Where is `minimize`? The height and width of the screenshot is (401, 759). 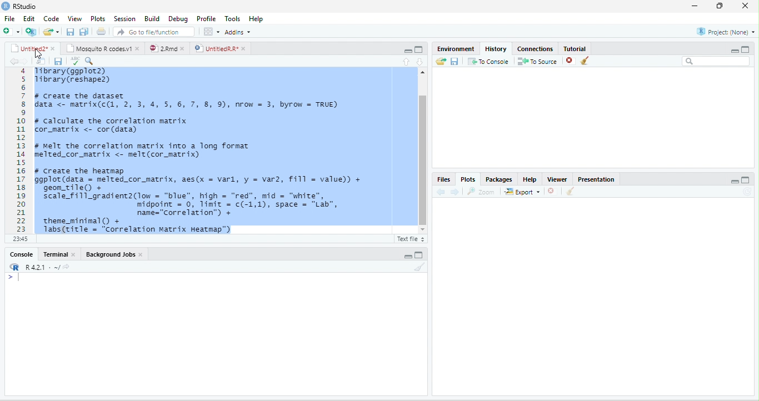
minimize is located at coordinates (693, 6).